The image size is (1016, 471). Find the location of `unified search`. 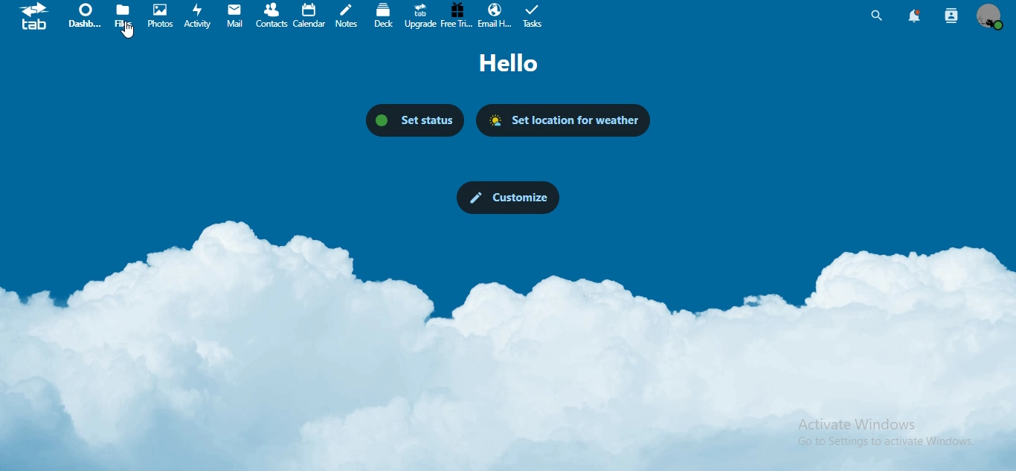

unified search is located at coordinates (877, 15).